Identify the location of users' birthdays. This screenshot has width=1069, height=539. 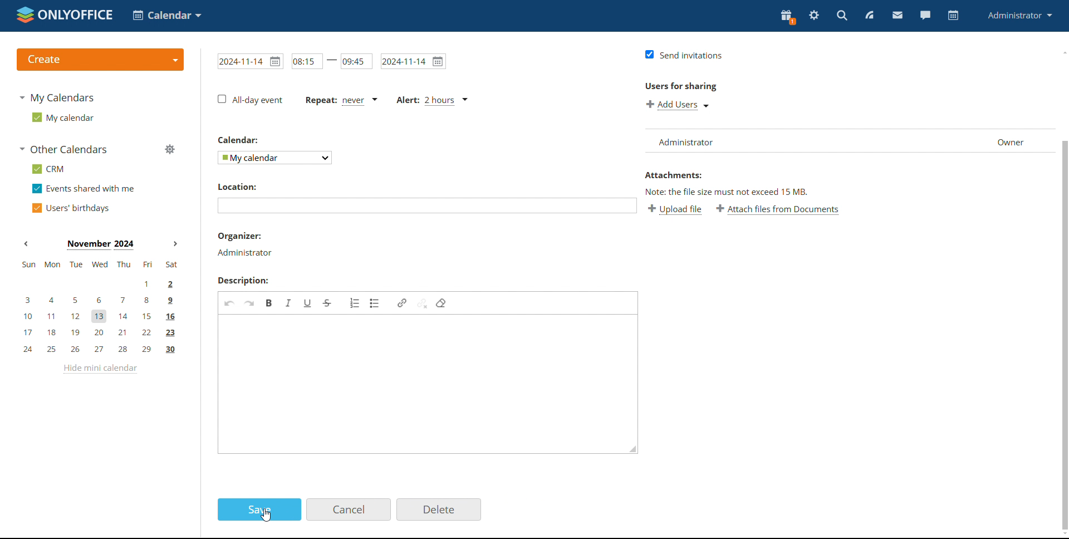
(70, 208).